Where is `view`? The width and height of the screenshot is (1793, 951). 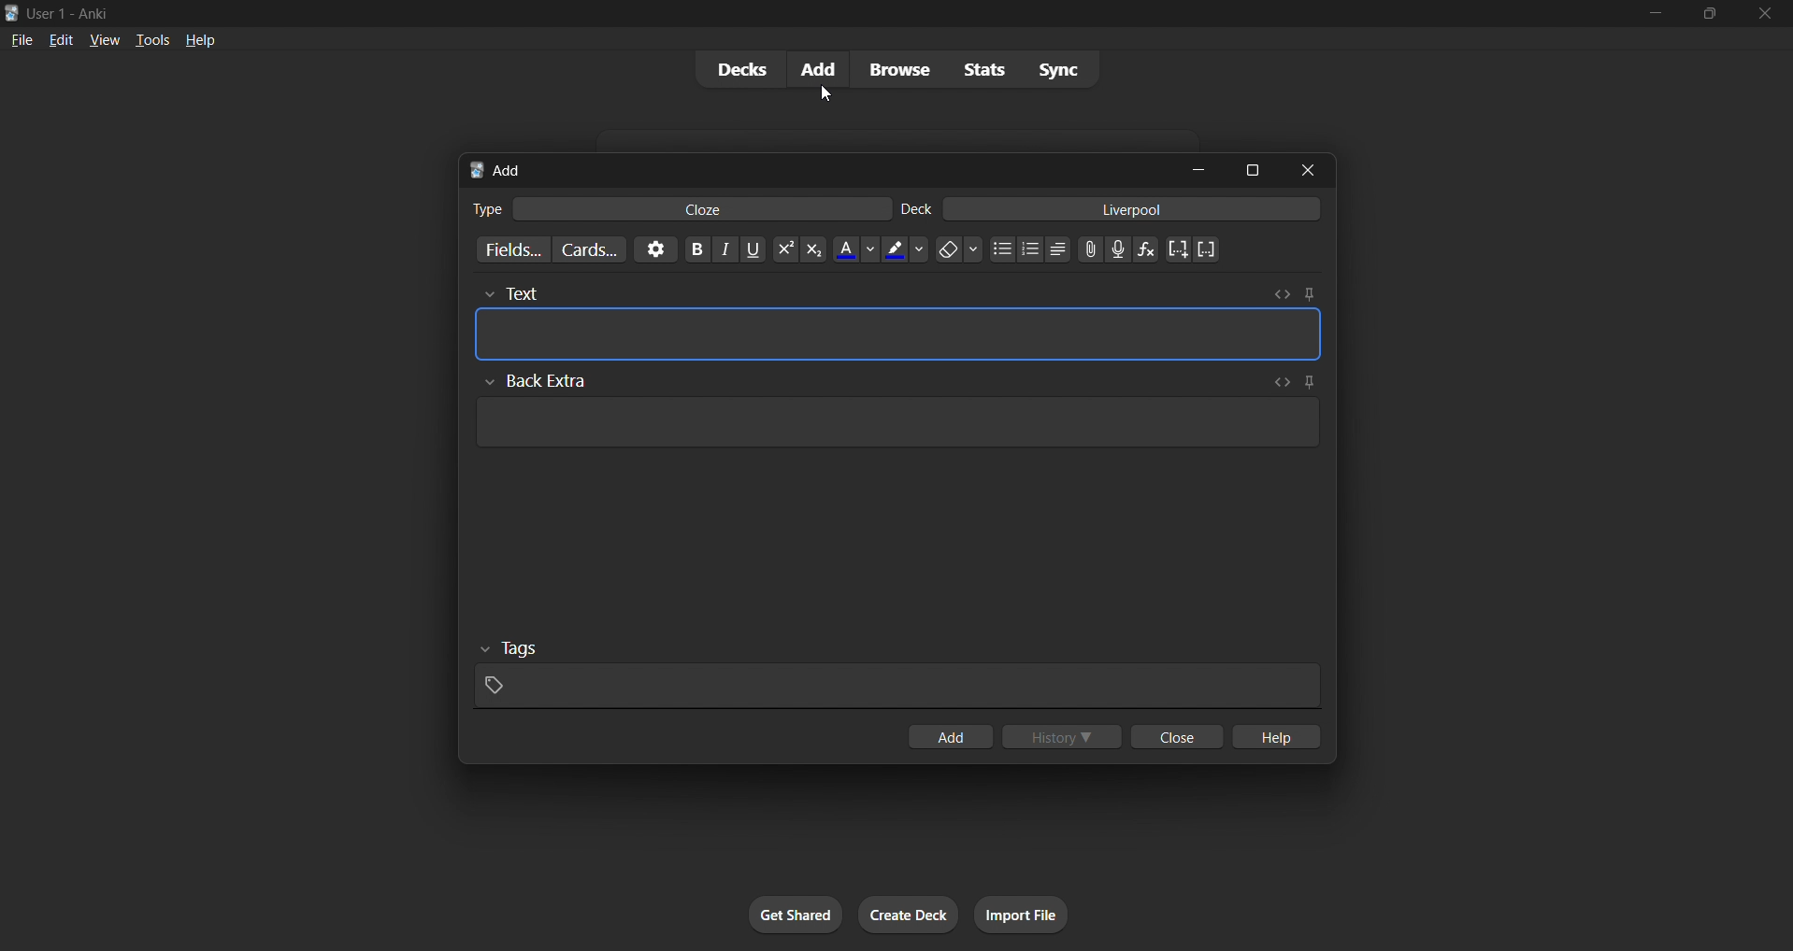
view is located at coordinates (104, 41).